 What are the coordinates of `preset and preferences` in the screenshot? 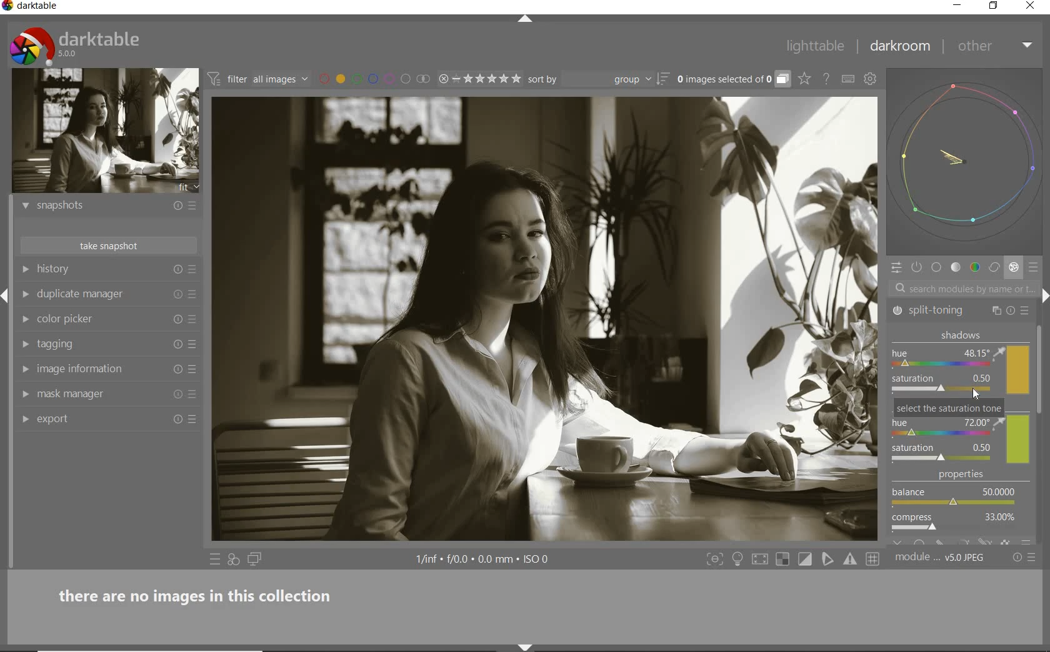 It's located at (196, 320).